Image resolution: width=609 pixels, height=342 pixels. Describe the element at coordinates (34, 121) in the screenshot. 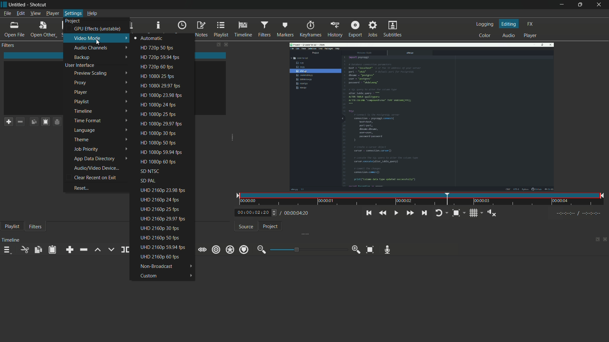

I see `copy checked filters` at that location.